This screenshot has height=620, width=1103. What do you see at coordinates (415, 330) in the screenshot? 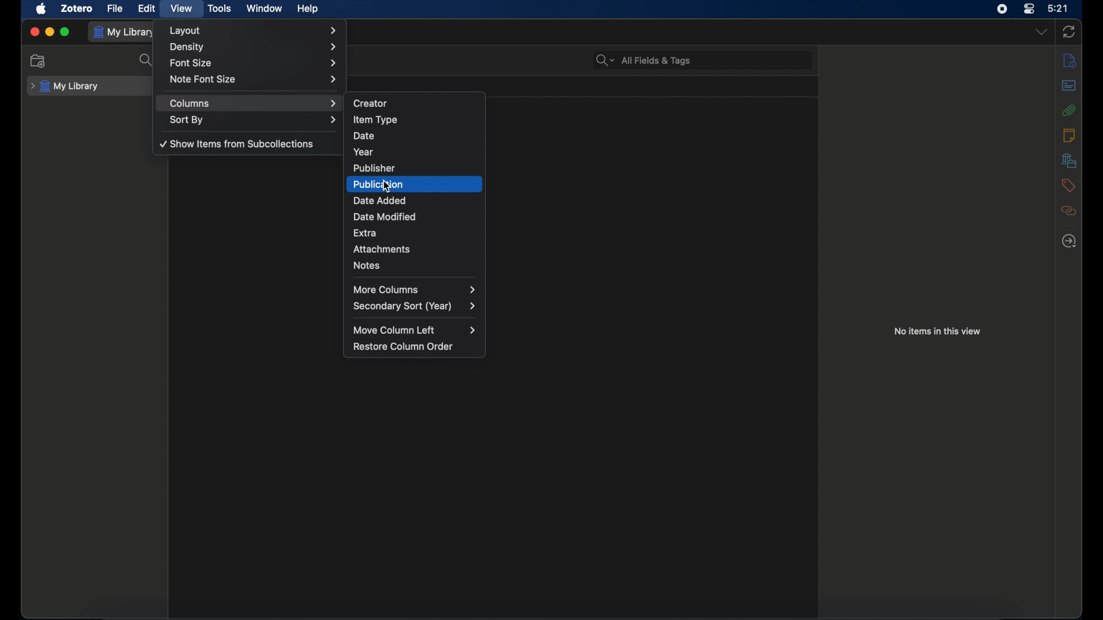
I see `move column left` at bounding box center [415, 330].